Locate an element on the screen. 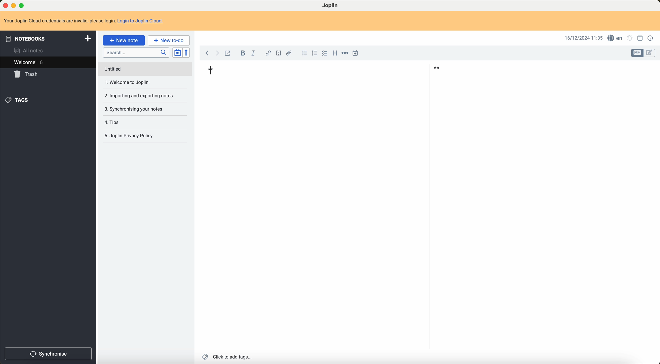 This screenshot has height=364, width=660. italic is located at coordinates (254, 52).